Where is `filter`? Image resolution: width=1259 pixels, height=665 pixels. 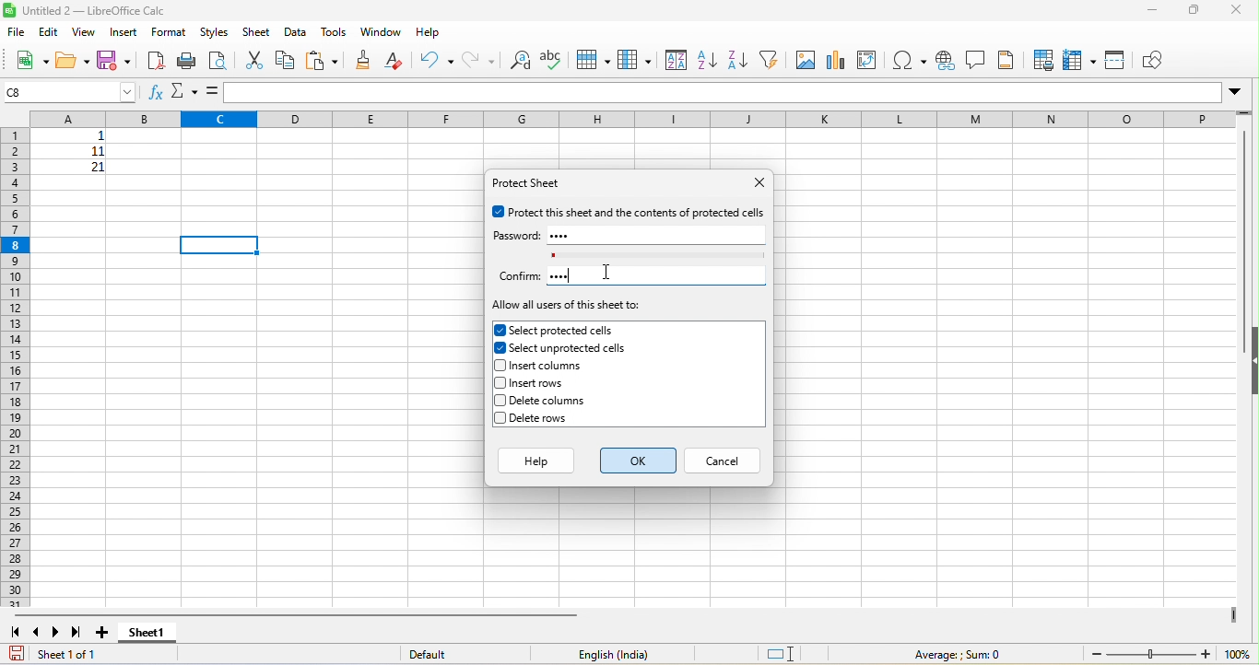 filter is located at coordinates (768, 59).